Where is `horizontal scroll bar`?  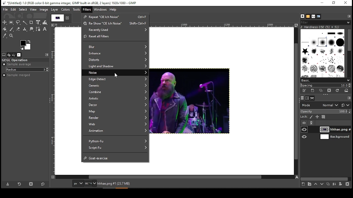 horizontal scroll bar is located at coordinates (175, 177).